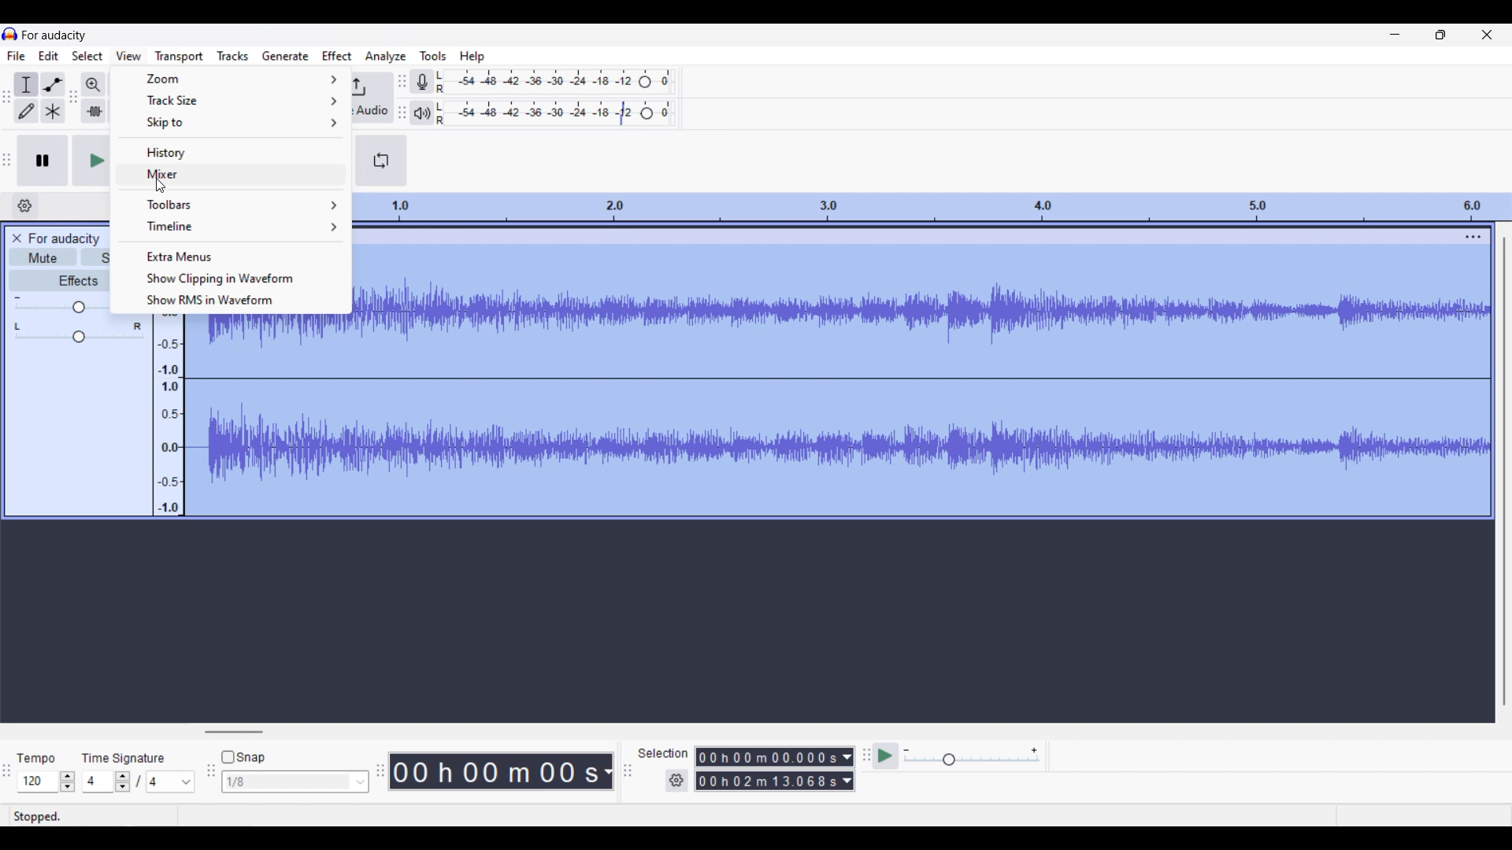  I want to click on Duration measurement, so click(608, 771).